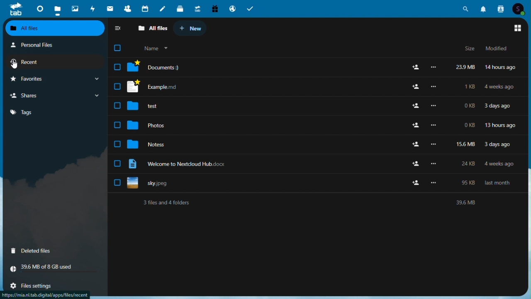  Describe the element at coordinates (117, 183) in the screenshot. I see `checkbox` at that location.